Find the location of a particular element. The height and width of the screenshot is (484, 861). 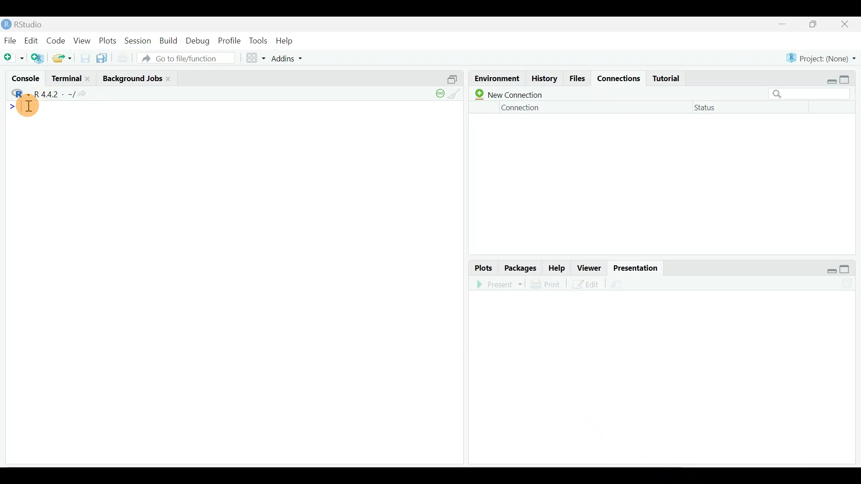

Viewer is located at coordinates (590, 267).